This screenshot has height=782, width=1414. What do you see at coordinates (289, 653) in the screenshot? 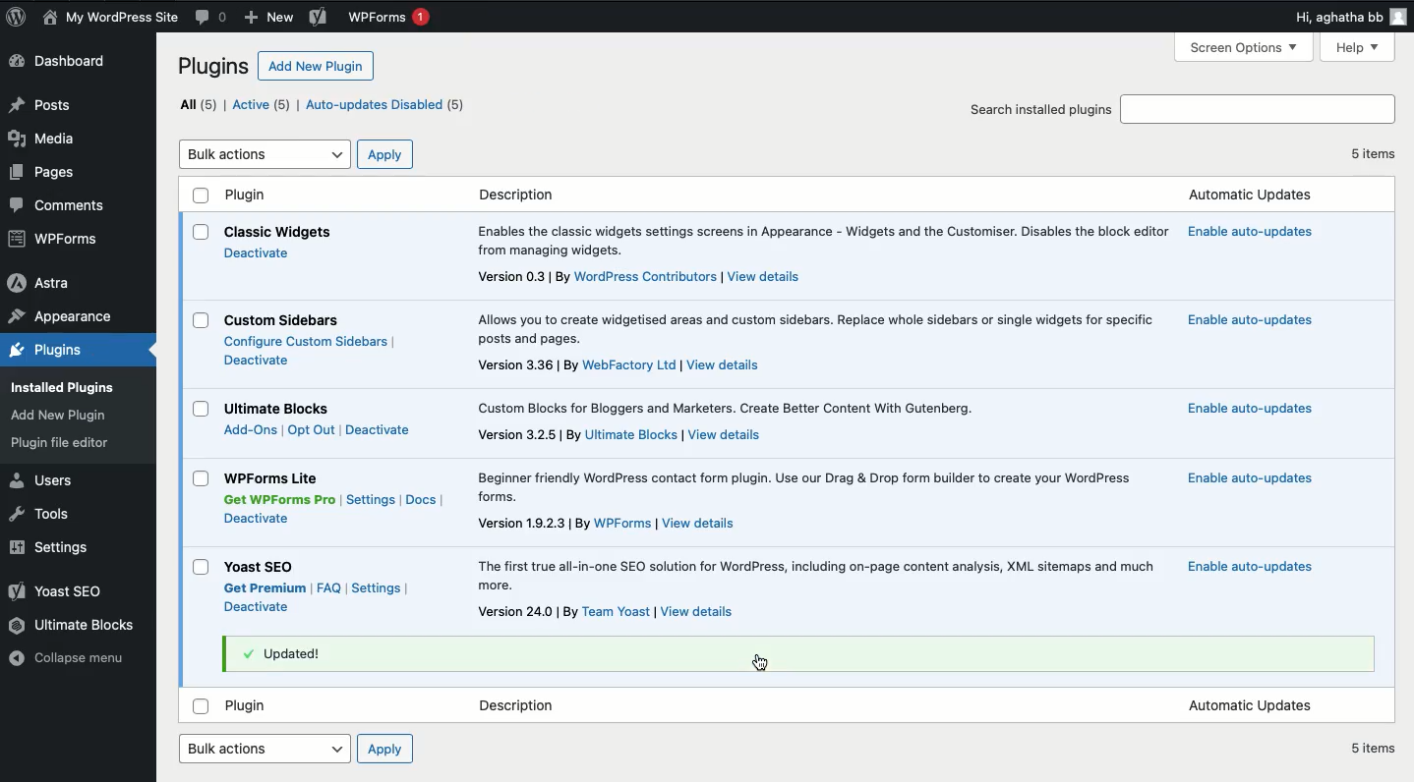
I see `Updated` at bounding box center [289, 653].